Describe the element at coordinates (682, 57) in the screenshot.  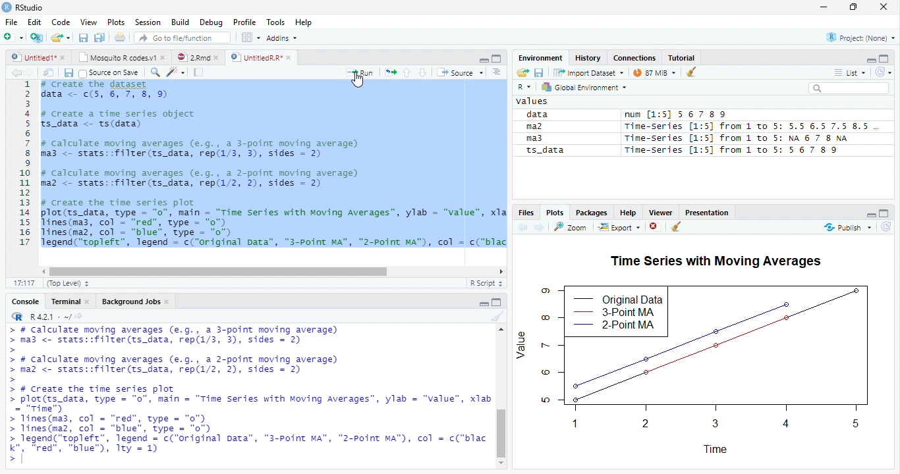
I see `Tutorial` at that location.